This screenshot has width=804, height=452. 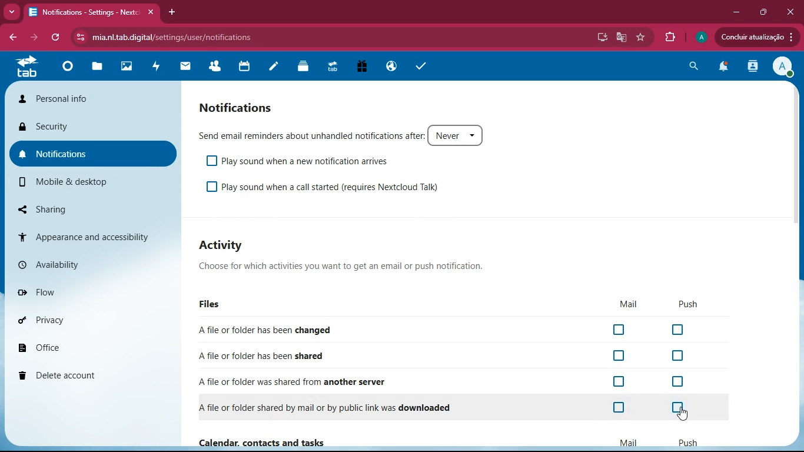 What do you see at coordinates (47, 205) in the screenshot?
I see `sharing` at bounding box center [47, 205].